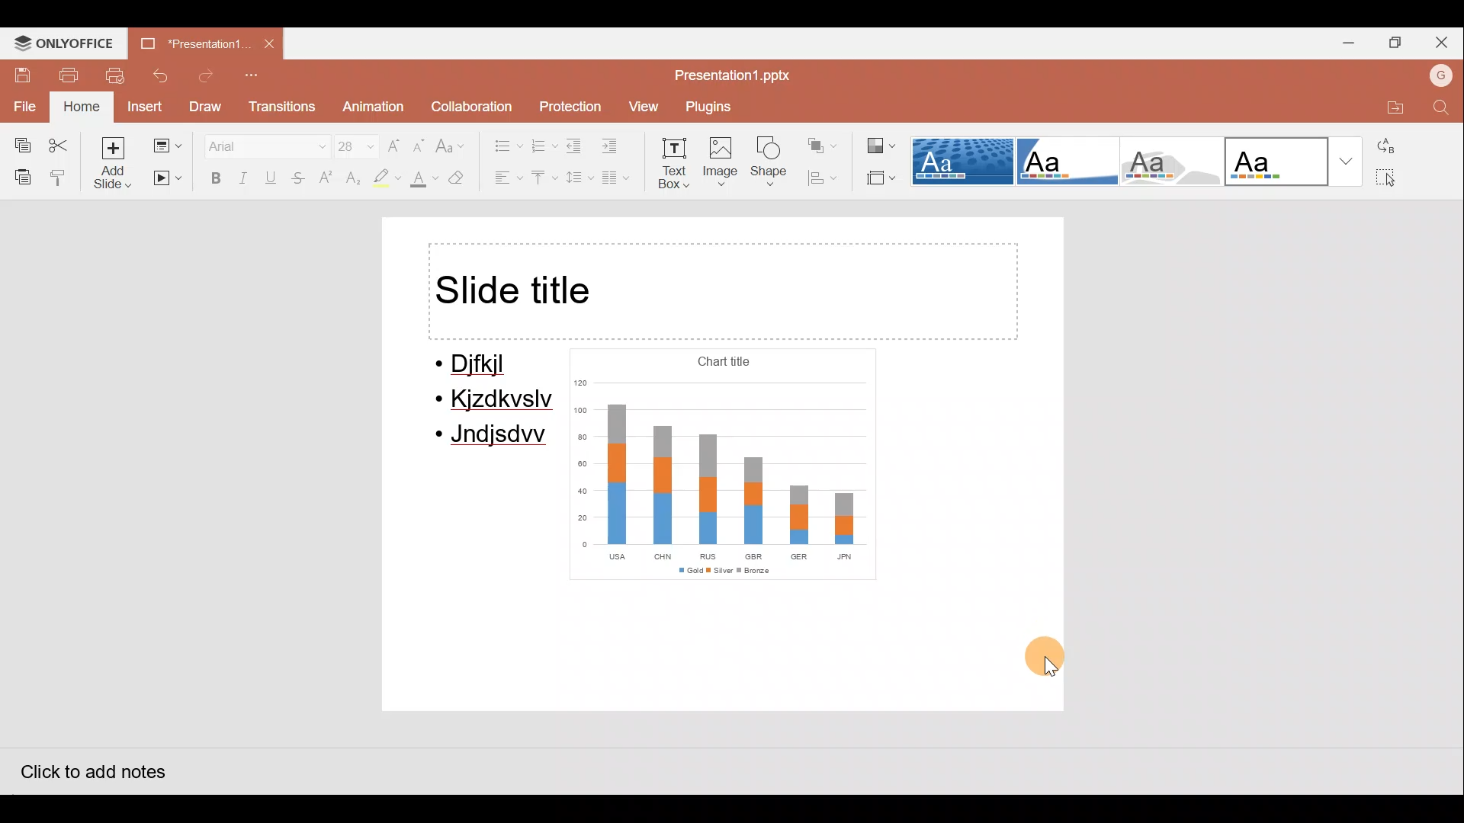 The width and height of the screenshot is (1464, 823). What do you see at coordinates (1395, 150) in the screenshot?
I see `Replace` at bounding box center [1395, 150].